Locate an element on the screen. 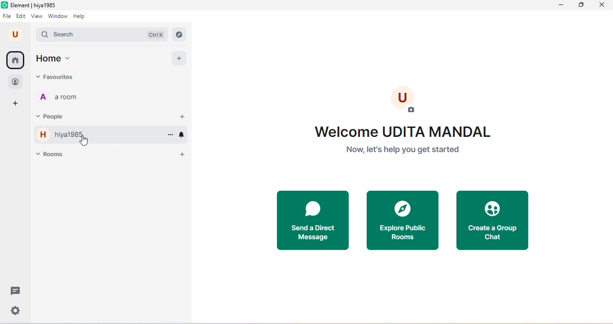 This screenshot has width=613, height=324. edit is located at coordinates (22, 17).